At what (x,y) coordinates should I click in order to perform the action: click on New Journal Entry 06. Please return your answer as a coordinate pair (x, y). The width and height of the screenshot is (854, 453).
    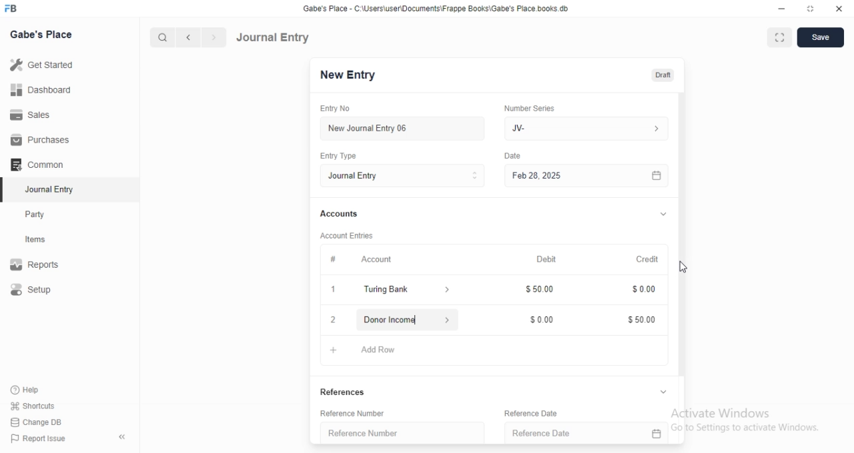
    Looking at the image, I should click on (398, 127).